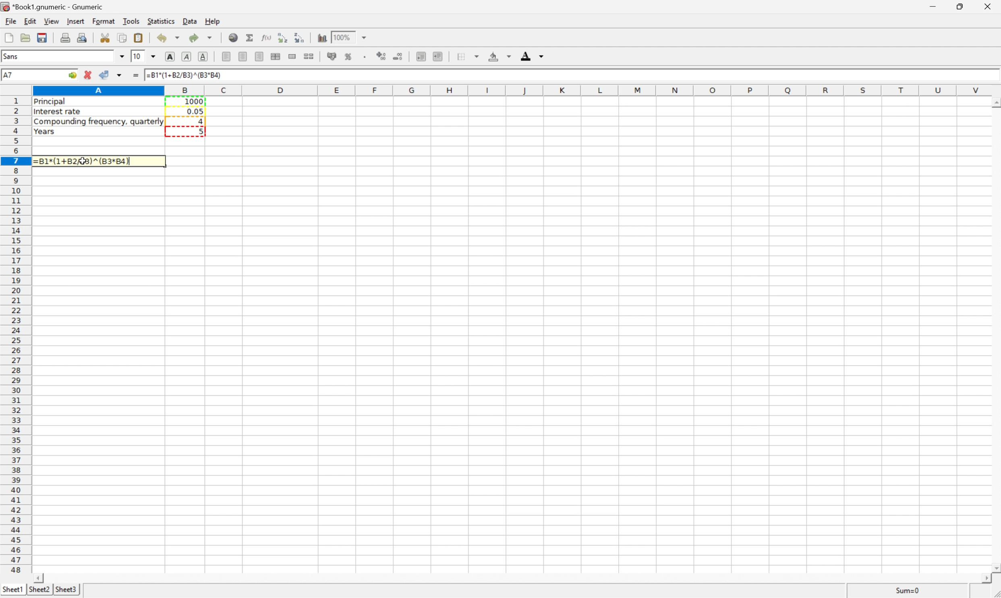 Image resolution: width=1001 pixels, height=598 pixels. What do you see at coordinates (120, 56) in the screenshot?
I see `drop down` at bounding box center [120, 56].